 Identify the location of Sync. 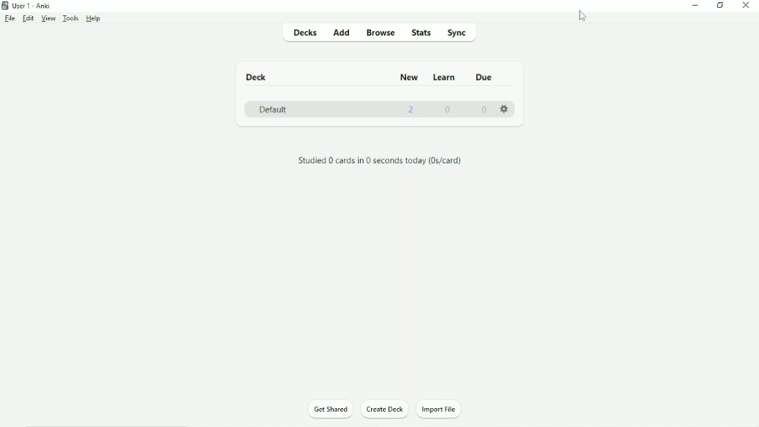
(460, 33).